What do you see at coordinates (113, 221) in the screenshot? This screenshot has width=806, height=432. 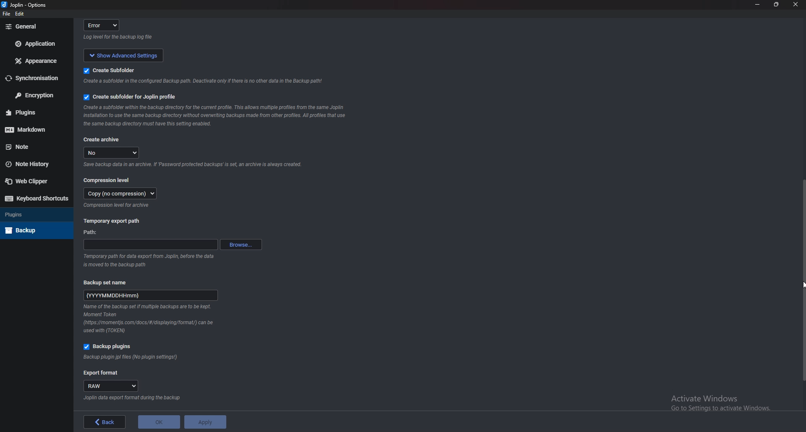 I see `Temporary export path` at bounding box center [113, 221].